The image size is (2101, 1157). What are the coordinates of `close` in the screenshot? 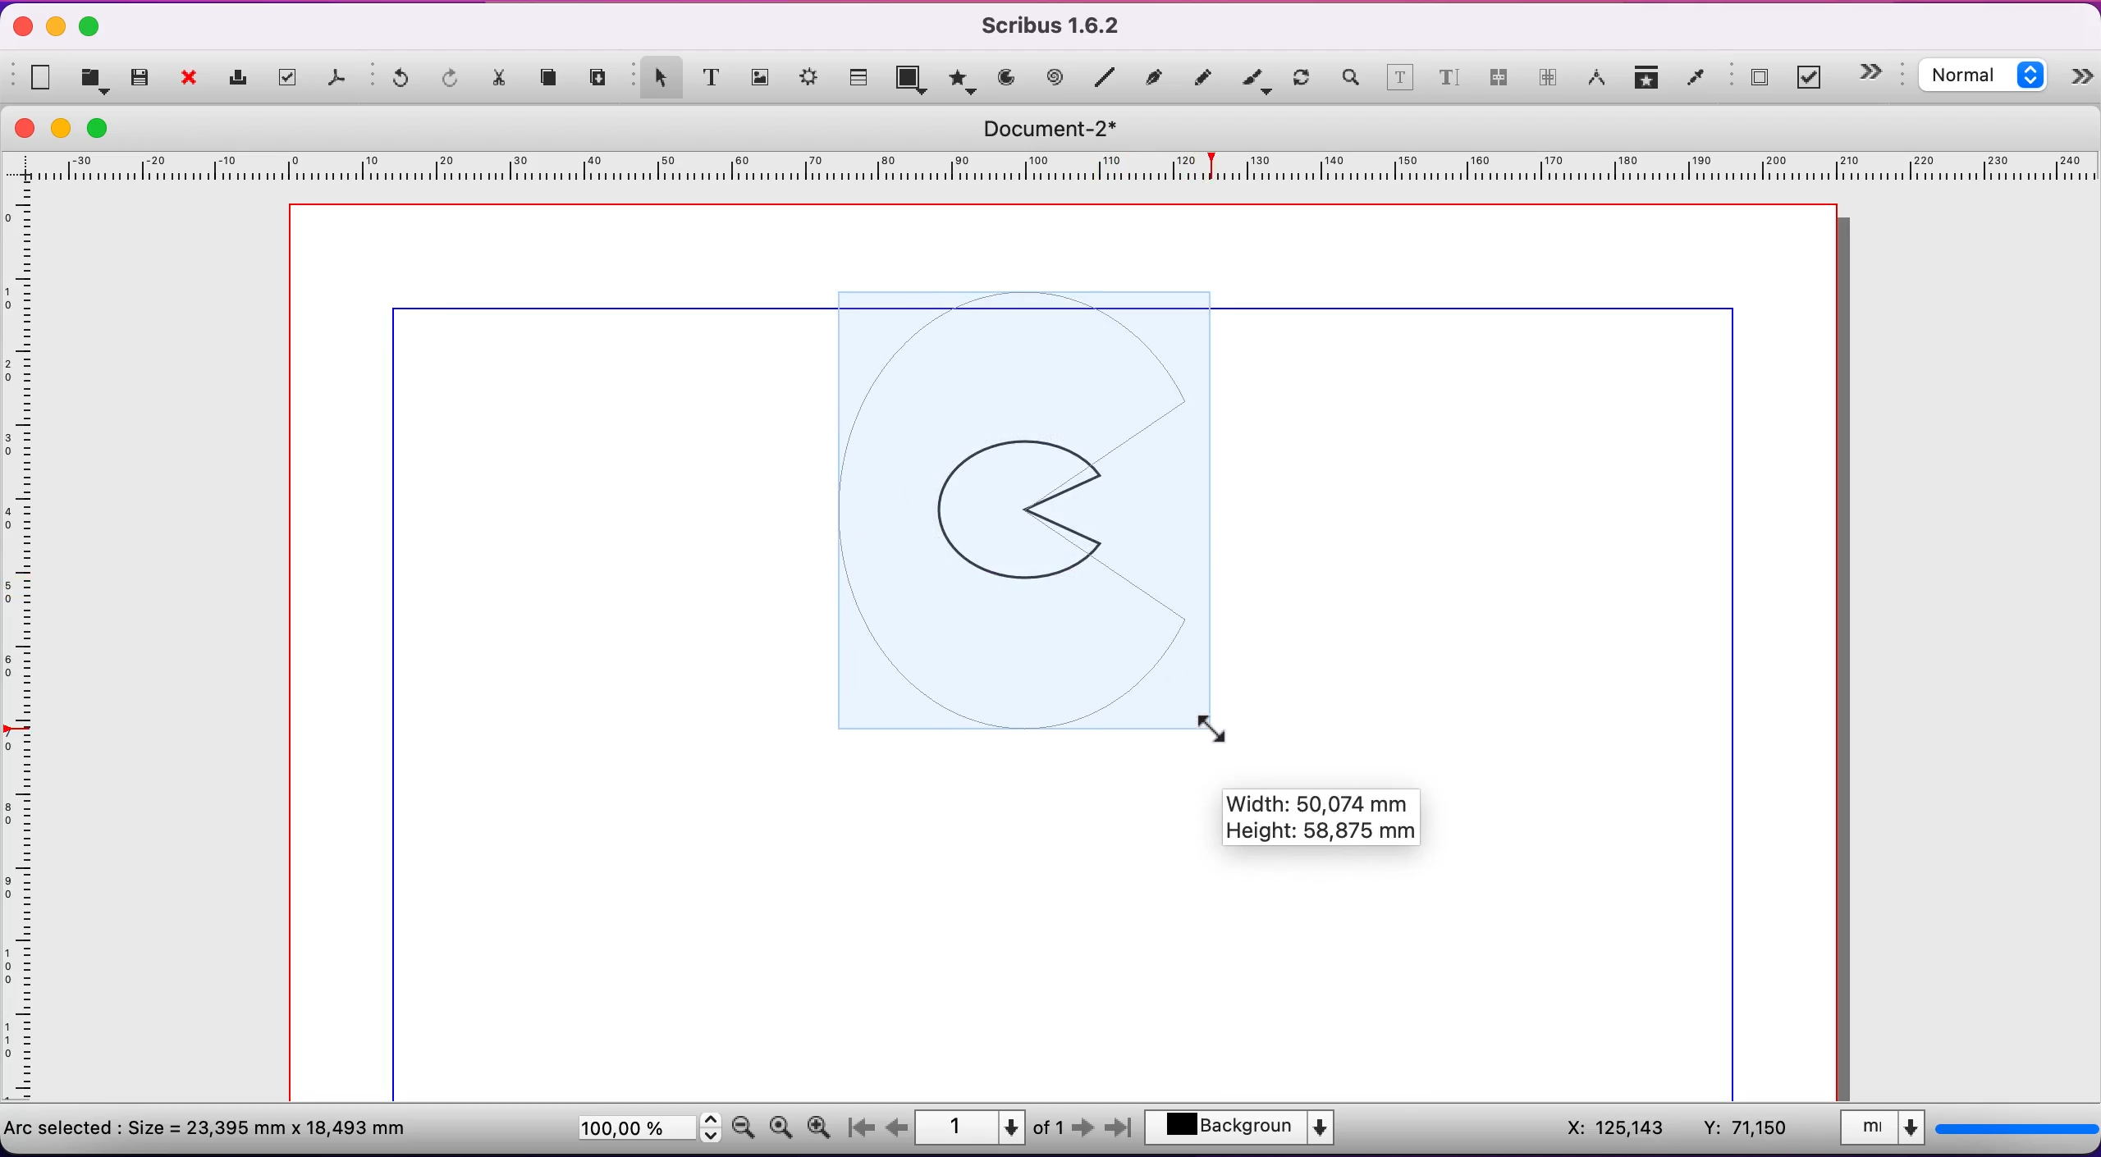 It's located at (194, 80).